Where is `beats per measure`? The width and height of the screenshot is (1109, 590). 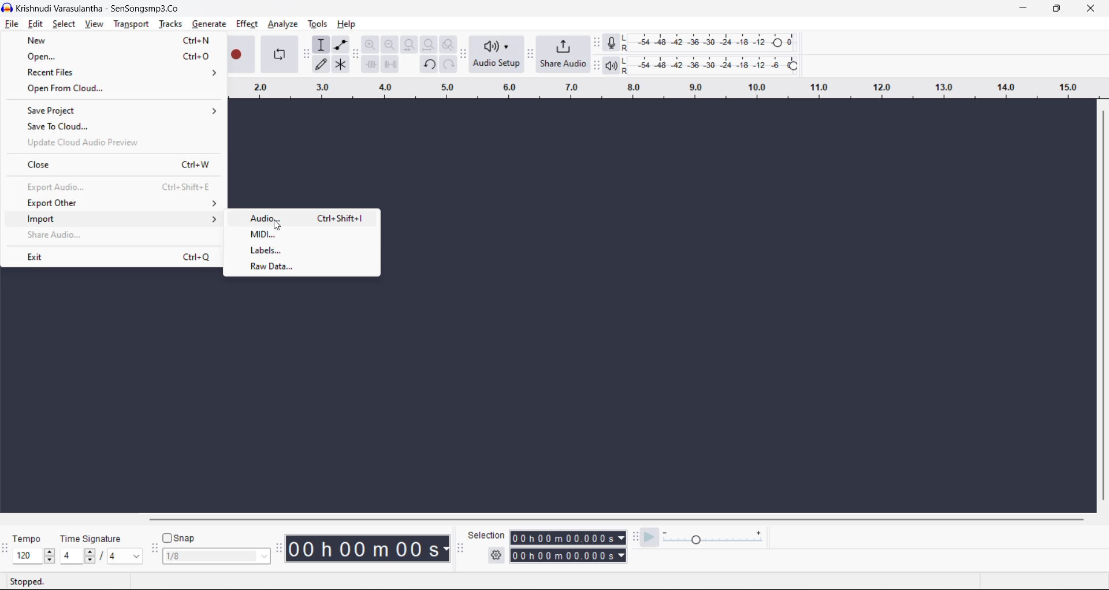
beats per measure is located at coordinates (101, 555).